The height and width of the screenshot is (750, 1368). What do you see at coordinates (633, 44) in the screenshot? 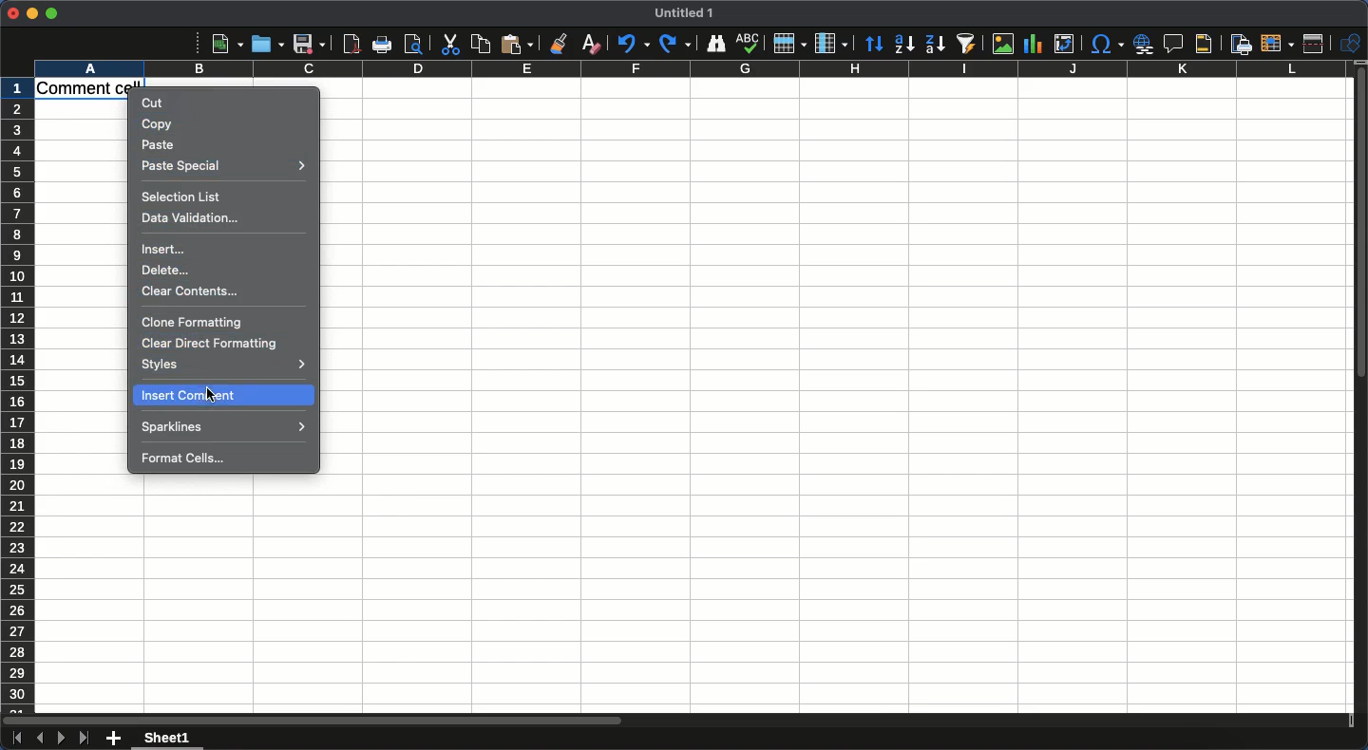
I see `Undo` at bounding box center [633, 44].